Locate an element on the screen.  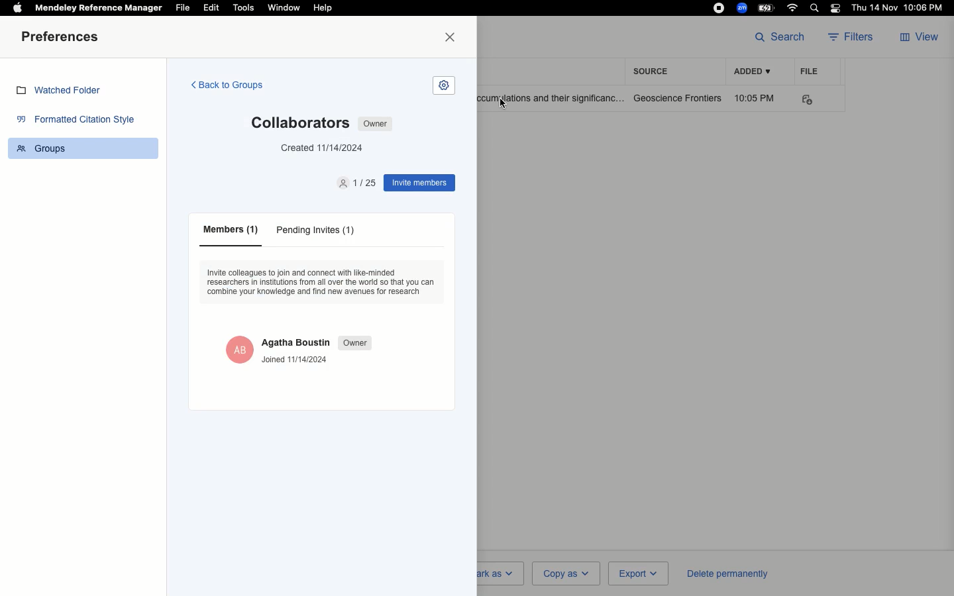
Owner is located at coordinates (376, 123).